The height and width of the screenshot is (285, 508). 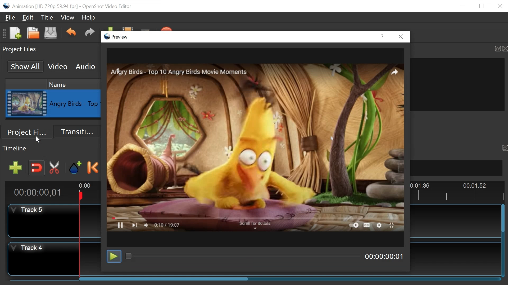 What do you see at coordinates (496, 47) in the screenshot?
I see `Maximize` at bounding box center [496, 47].